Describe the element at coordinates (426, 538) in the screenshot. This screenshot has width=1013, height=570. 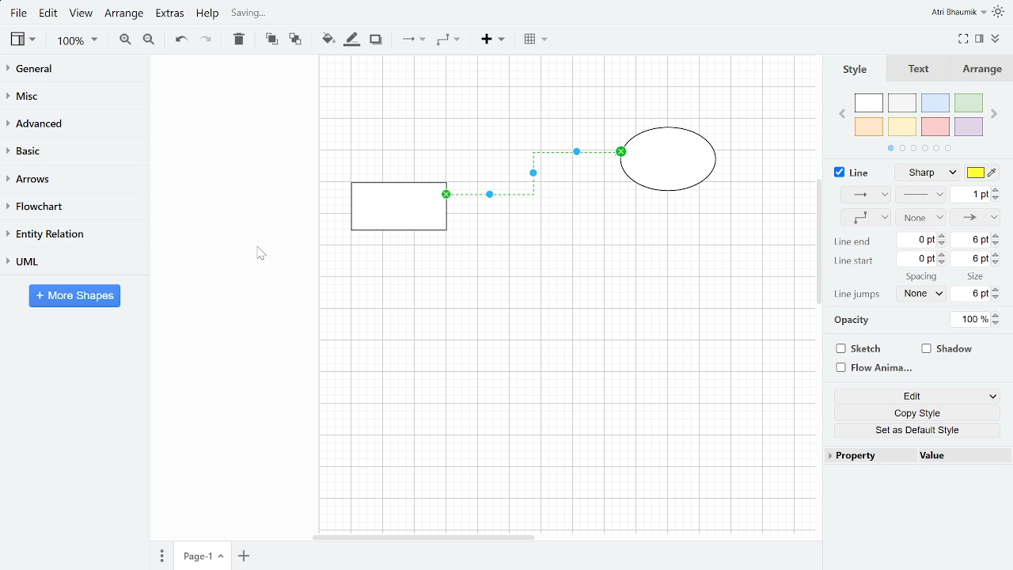
I see `Horizontal scrollbar` at that location.